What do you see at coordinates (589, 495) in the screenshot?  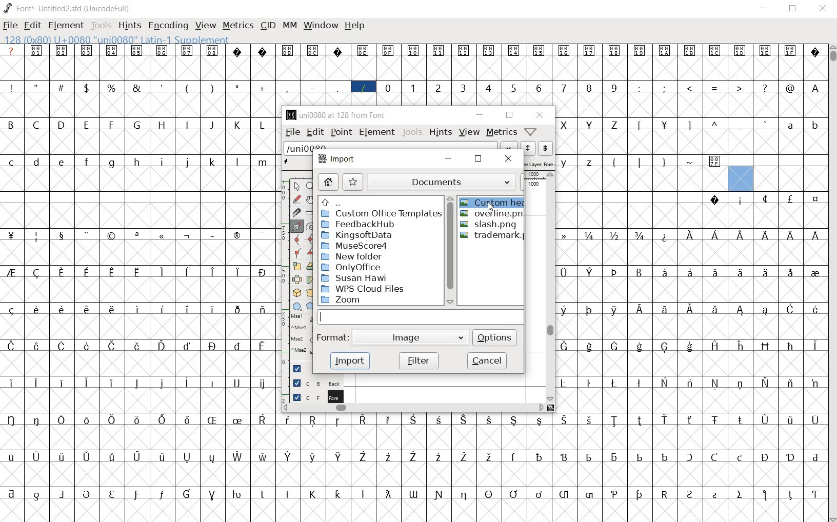 I see `glyph` at bounding box center [589, 495].